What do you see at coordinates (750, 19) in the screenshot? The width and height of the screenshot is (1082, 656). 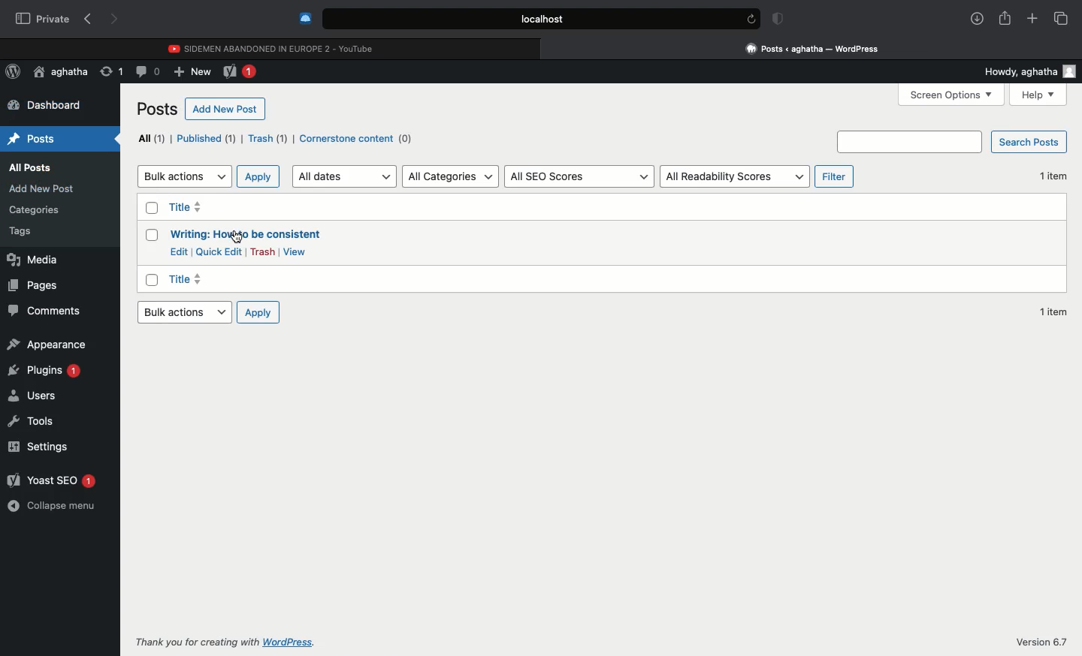 I see `refresh` at bounding box center [750, 19].